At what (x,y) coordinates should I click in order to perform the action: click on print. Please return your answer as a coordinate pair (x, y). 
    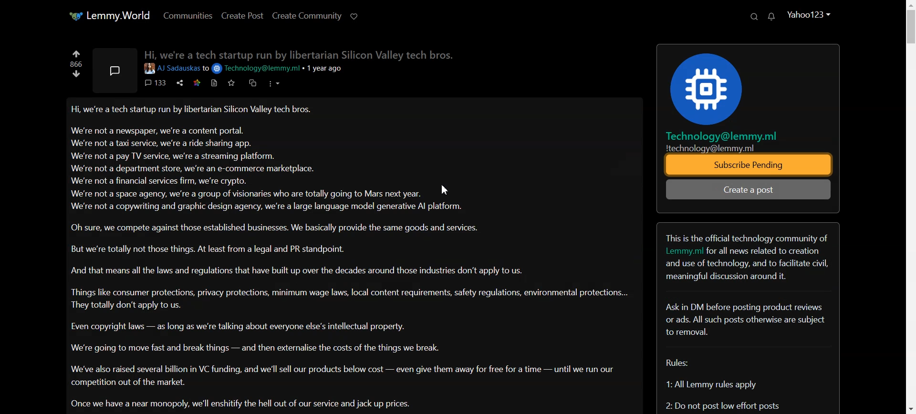
    Looking at the image, I should click on (214, 83).